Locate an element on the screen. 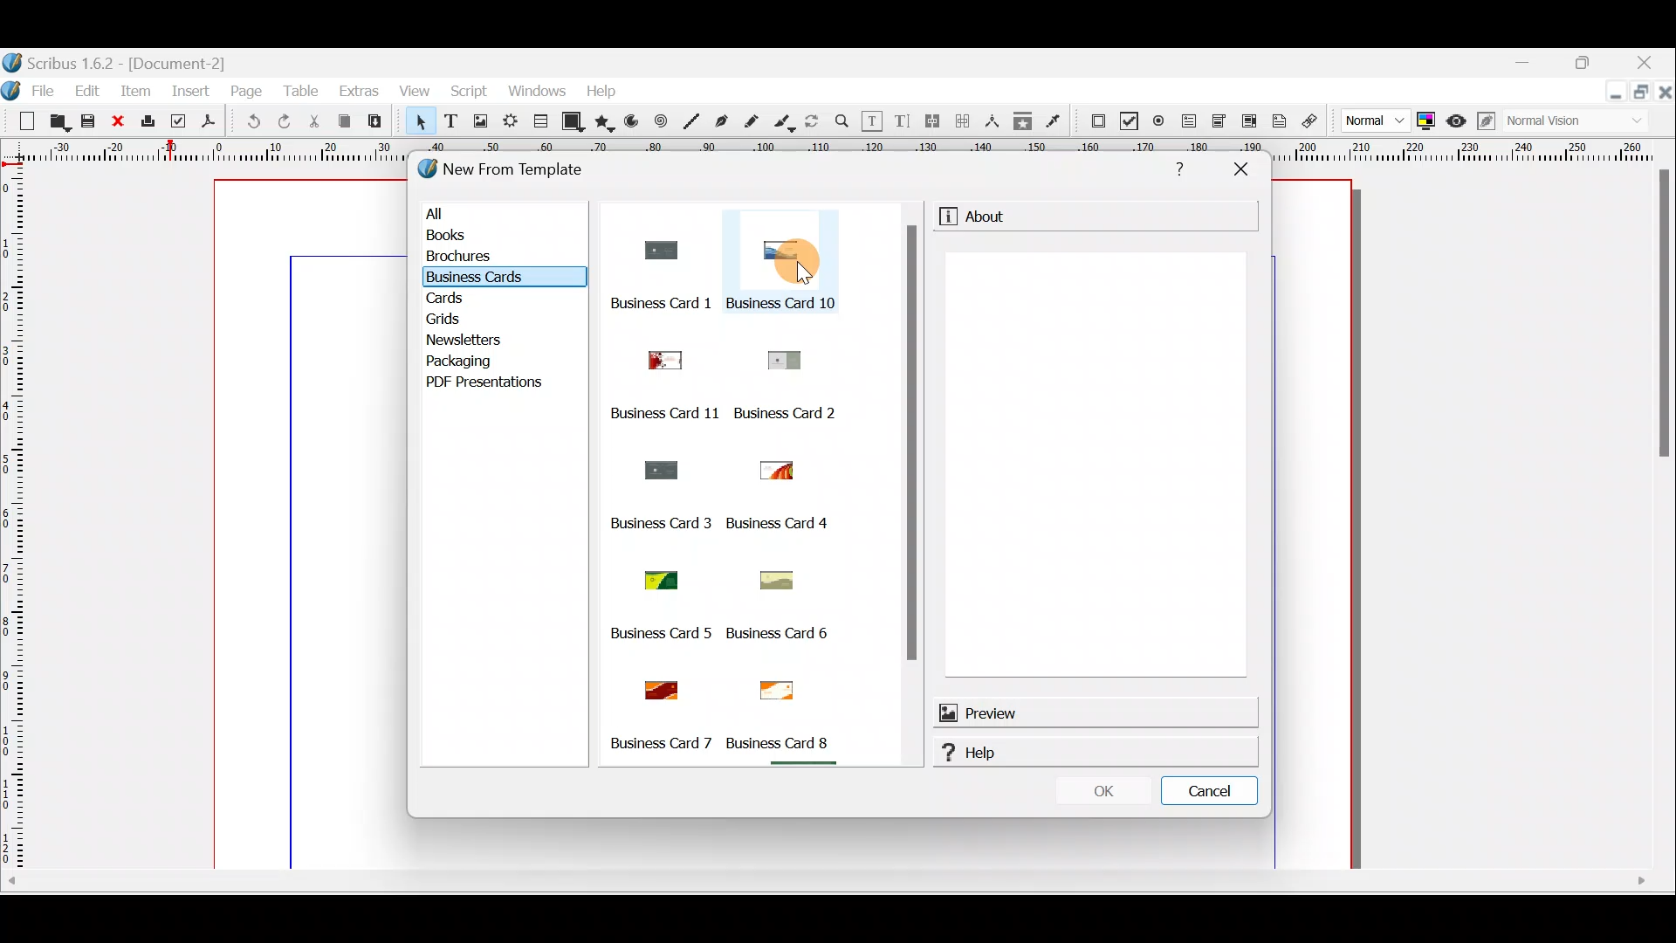  Measurements is located at coordinates (993, 121).